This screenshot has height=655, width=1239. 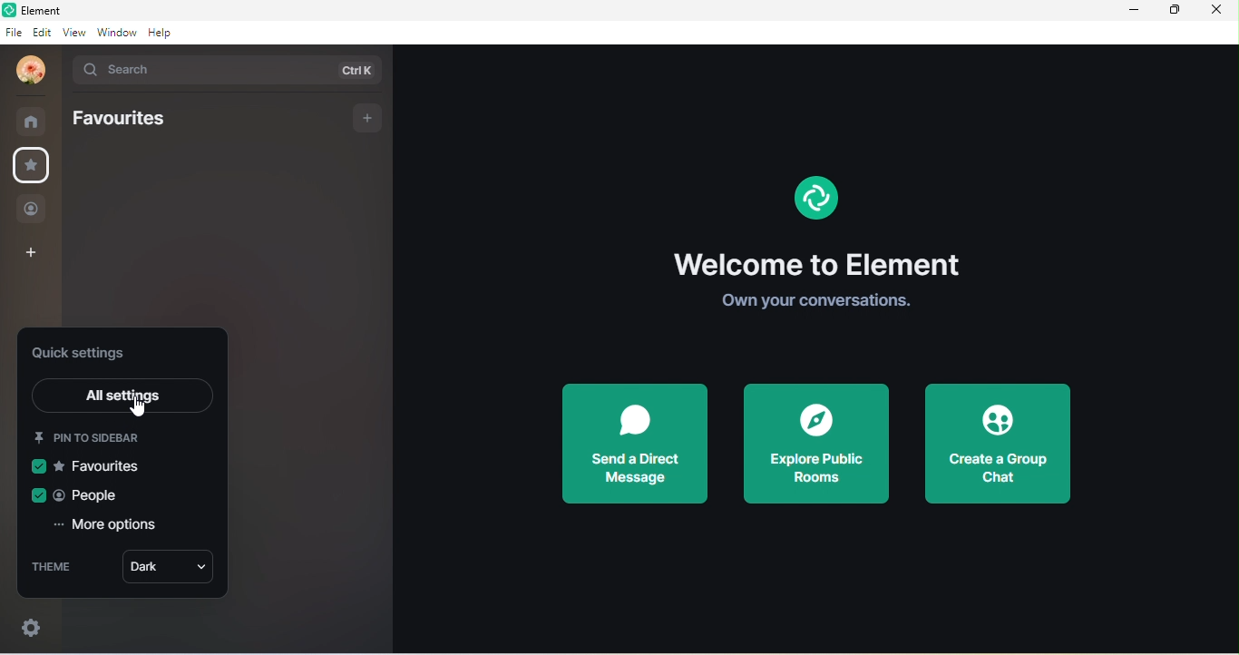 What do you see at coordinates (640, 446) in the screenshot?
I see `send a direct message` at bounding box center [640, 446].